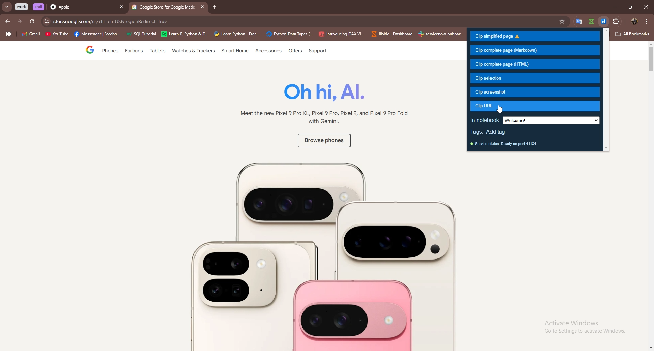  I want to click on tags, so click(478, 132).